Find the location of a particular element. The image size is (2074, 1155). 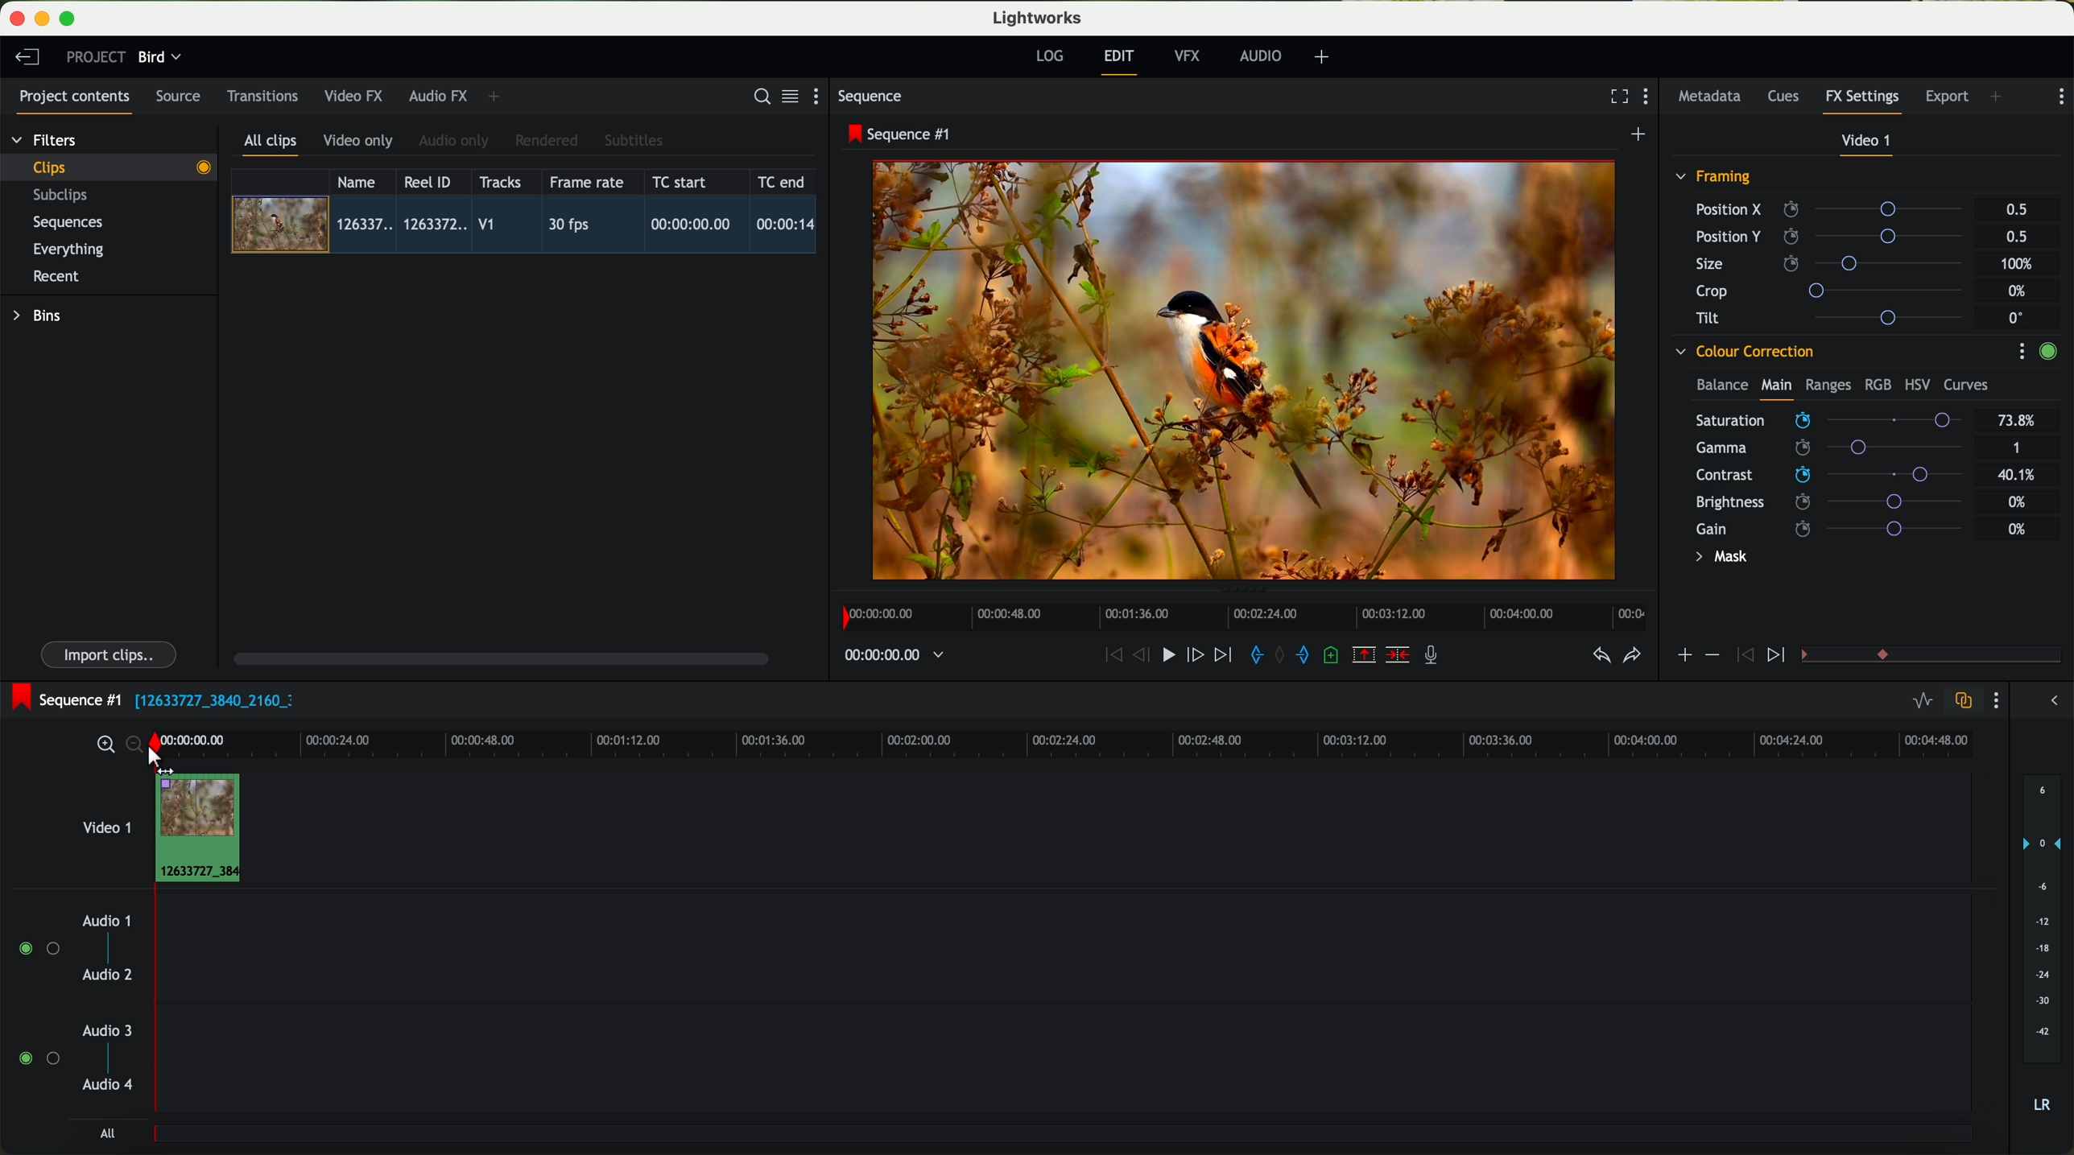

colour correction is located at coordinates (1743, 352).